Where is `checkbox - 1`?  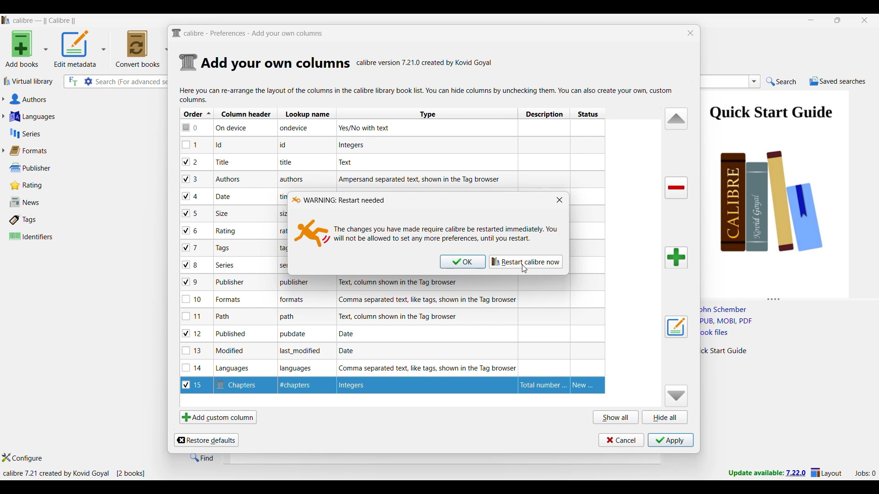 checkbox - 1 is located at coordinates (191, 145).